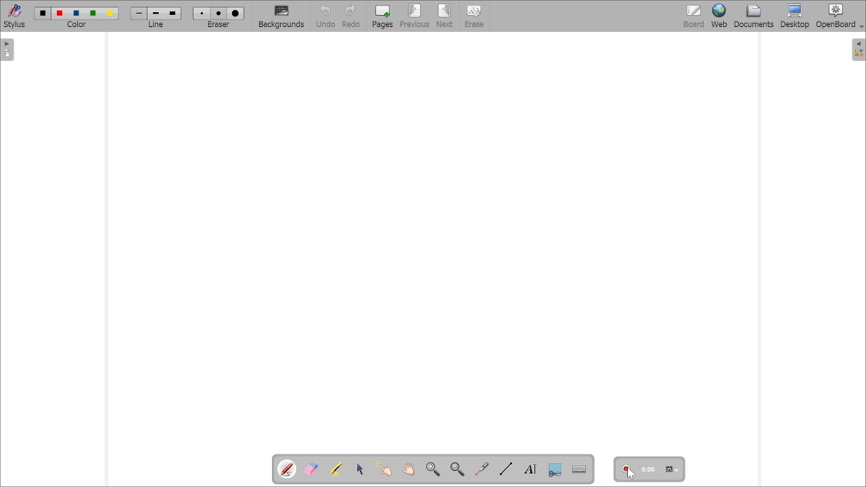  I want to click on , so click(323, 16).